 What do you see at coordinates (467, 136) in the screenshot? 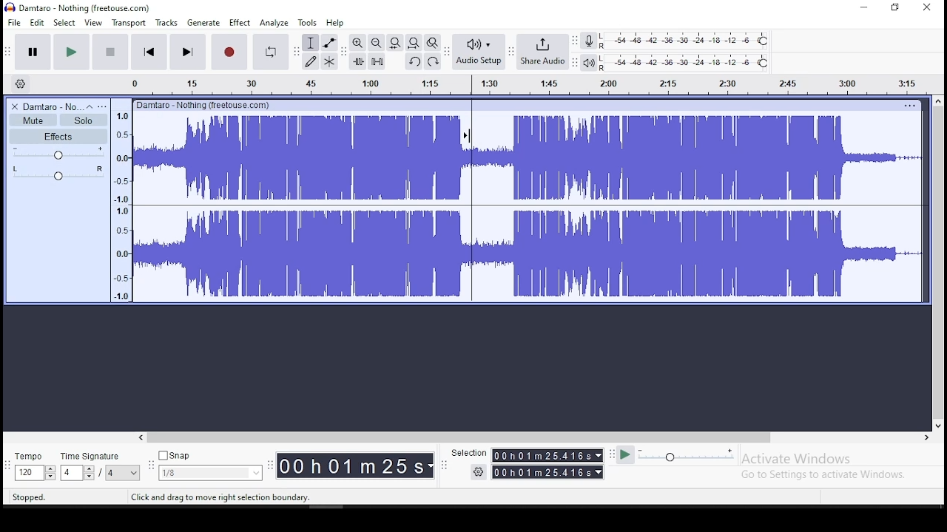
I see `cursor` at bounding box center [467, 136].